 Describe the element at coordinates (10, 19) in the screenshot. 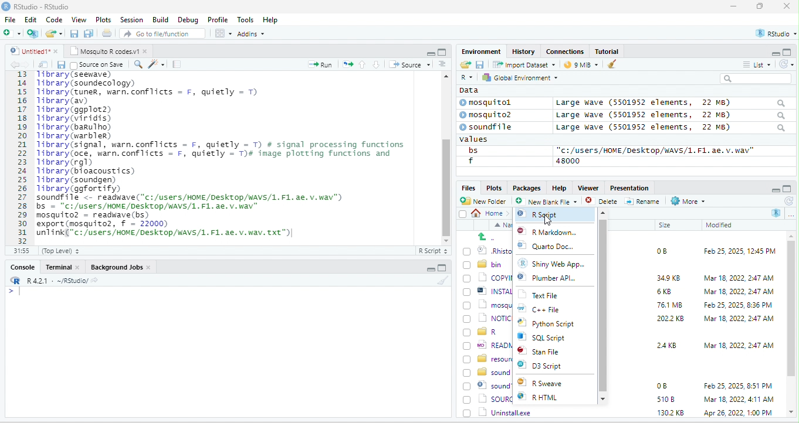

I see `File` at that location.